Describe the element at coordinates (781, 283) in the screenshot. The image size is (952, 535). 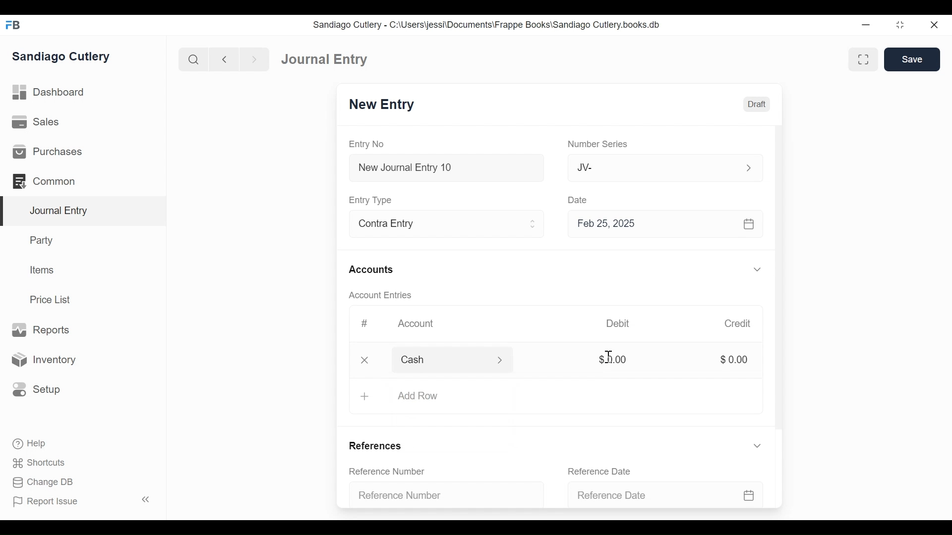
I see `Vertical Scroll bar` at that location.